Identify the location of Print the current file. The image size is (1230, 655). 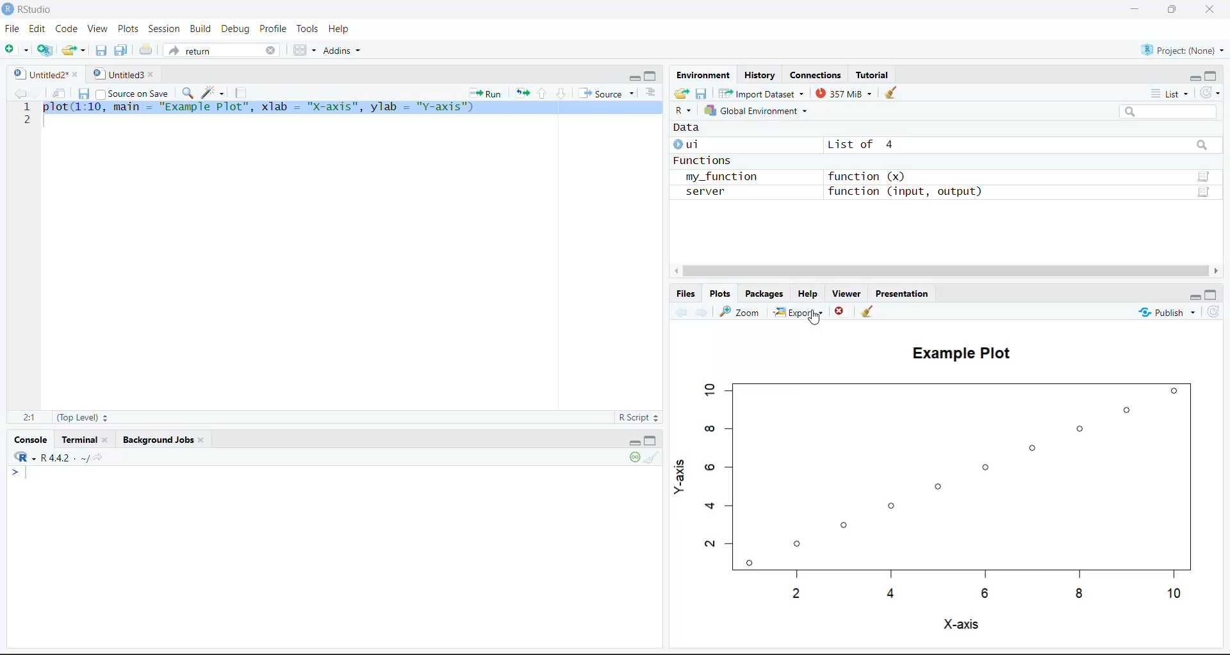
(144, 50).